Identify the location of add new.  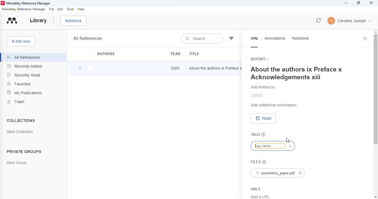
(21, 41).